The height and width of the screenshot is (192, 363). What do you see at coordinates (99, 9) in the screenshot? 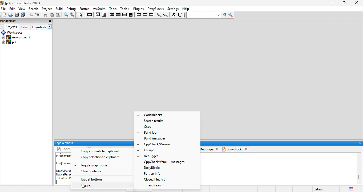
I see `wxsmith` at bounding box center [99, 9].